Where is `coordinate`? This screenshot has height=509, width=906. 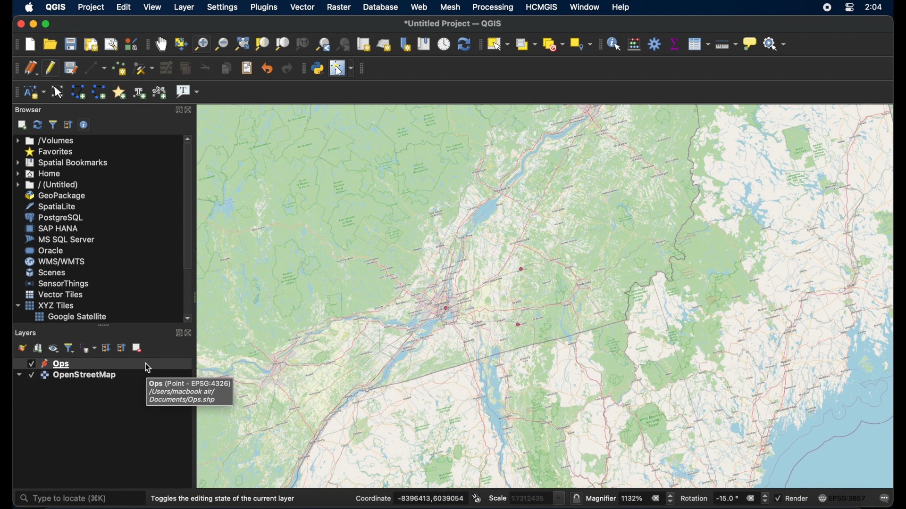 coordinate is located at coordinates (410, 498).